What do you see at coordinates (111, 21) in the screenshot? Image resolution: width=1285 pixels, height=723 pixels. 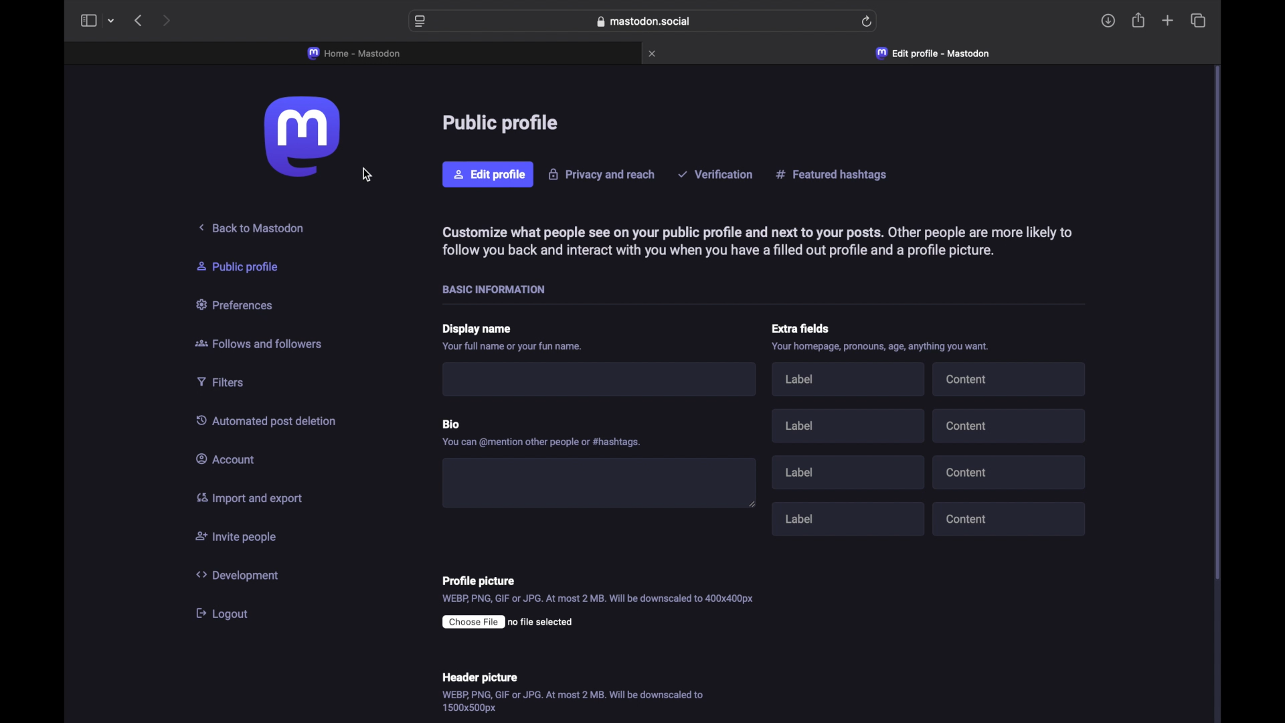 I see `tab group picker` at bounding box center [111, 21].